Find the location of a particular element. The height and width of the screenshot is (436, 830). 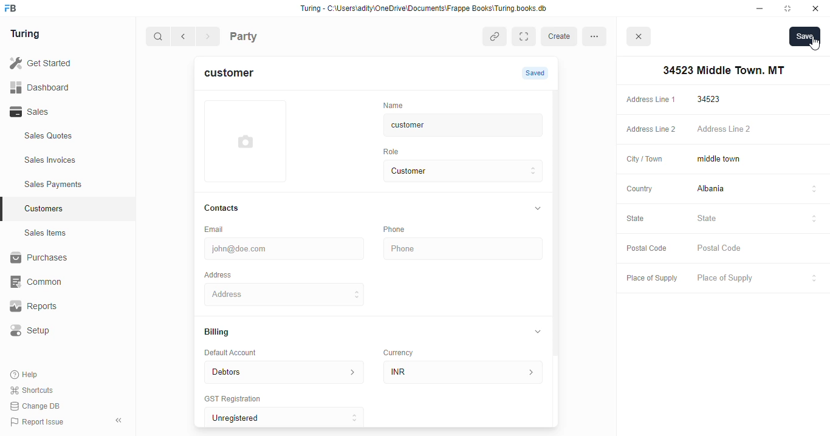

Country is located at coordinates (639, 188).